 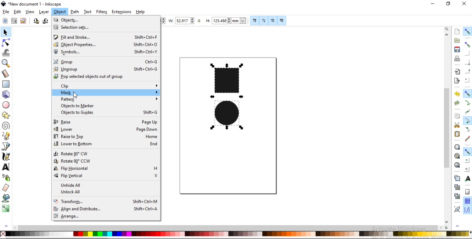 I want to click on rotate 90 clockwise, so click(x=45, y=21).